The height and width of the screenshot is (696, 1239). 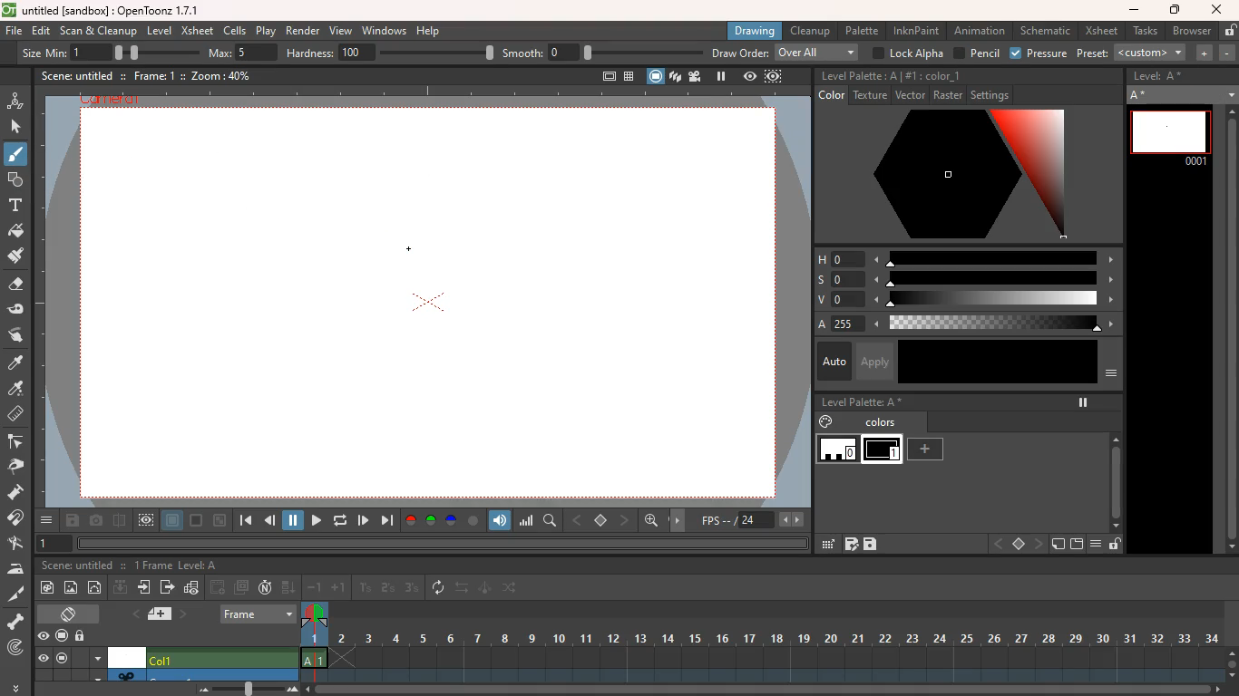 What do you see at coordinates (824, 422) in the screenshot?
I see `paint` at bounding box center [824, 422].